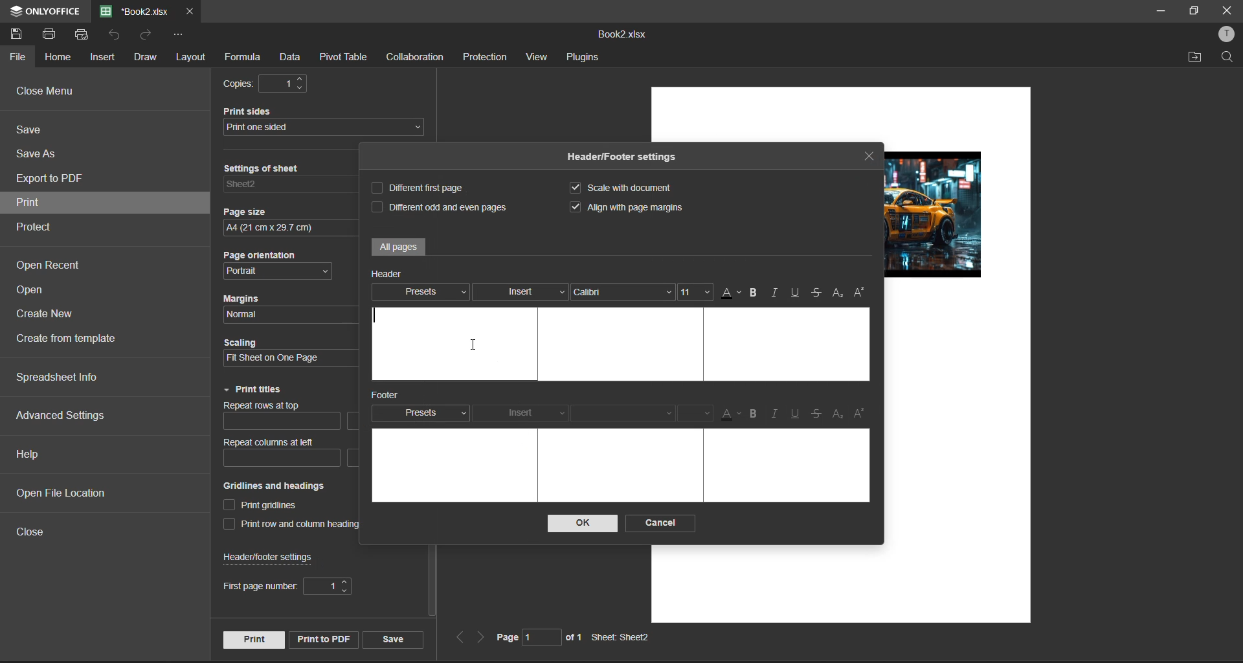 Image resolution: width=1243 pixels, height=663 pixels. I want to click on underline, so click(793, 293).